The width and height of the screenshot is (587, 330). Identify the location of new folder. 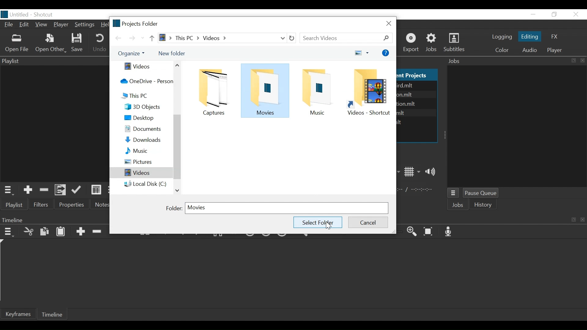
(170, 53).